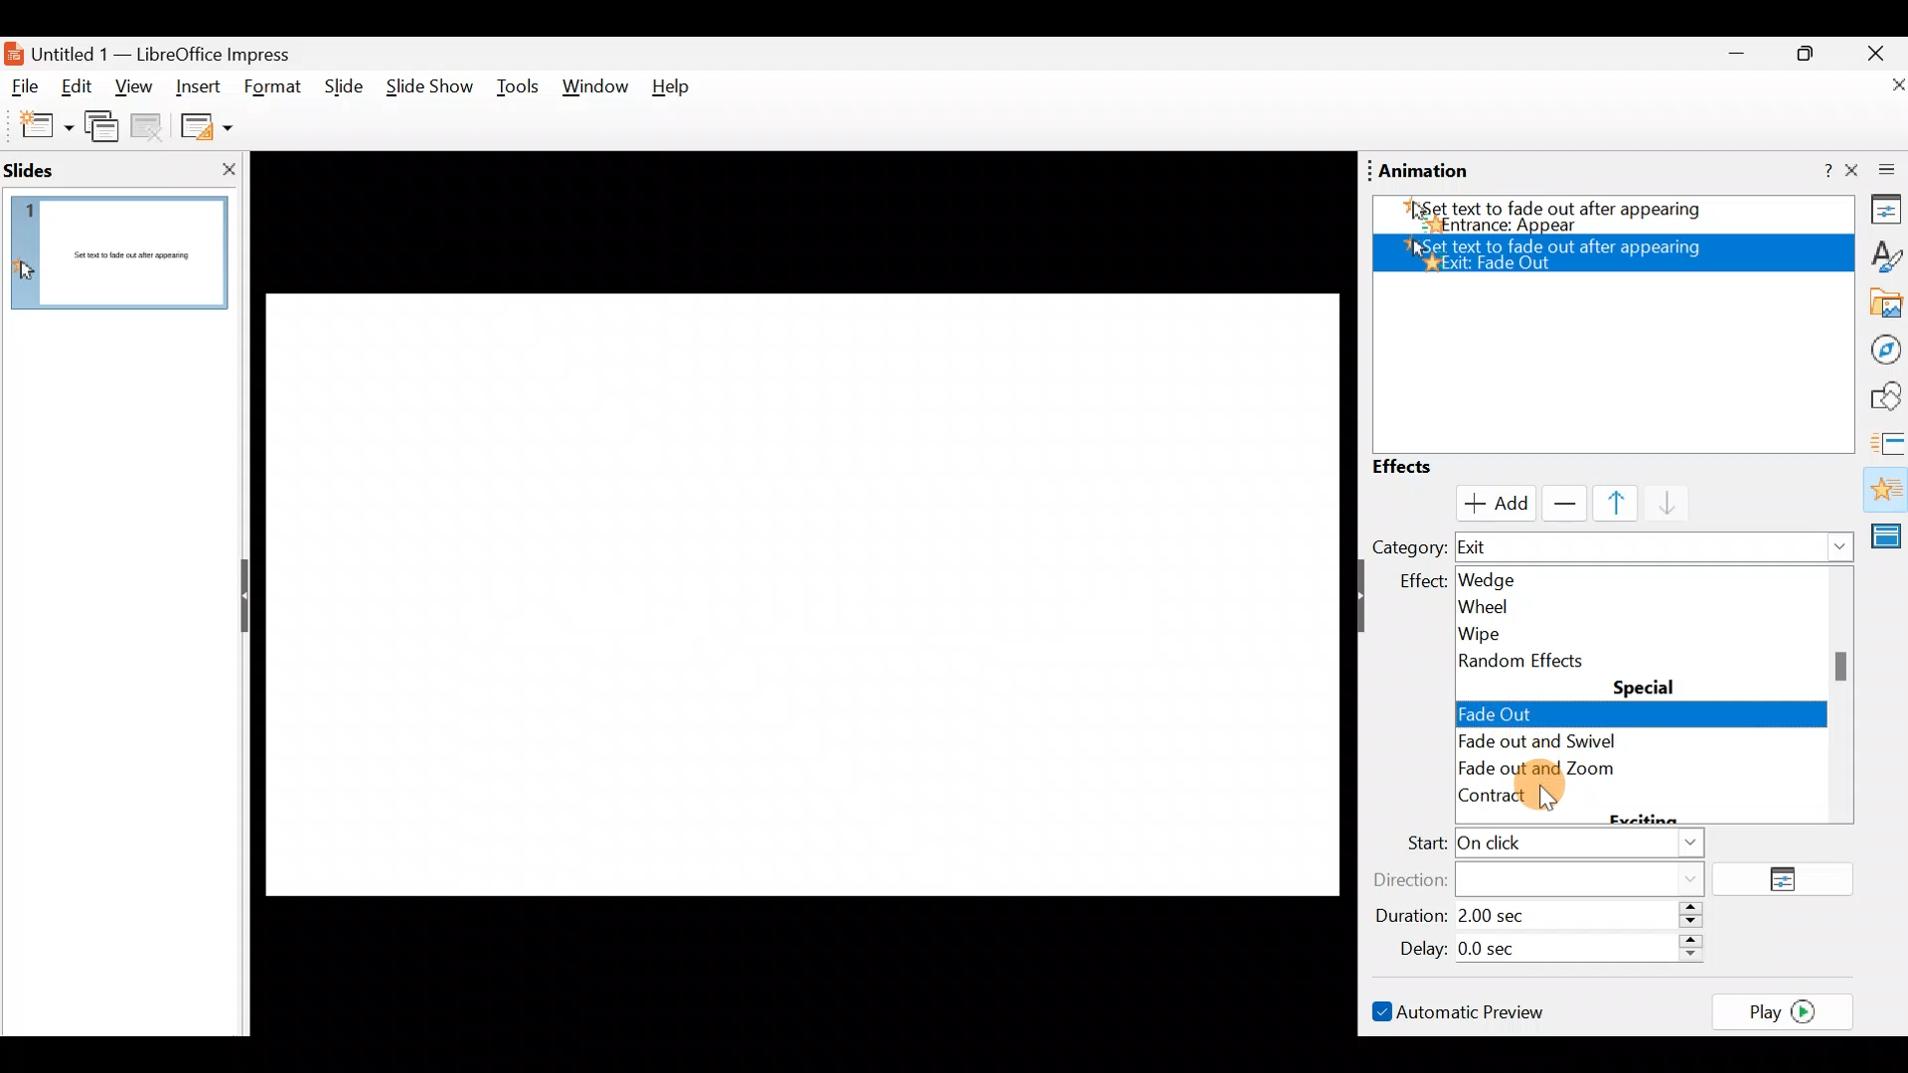  I want to click on Edit, so click(83, 88).